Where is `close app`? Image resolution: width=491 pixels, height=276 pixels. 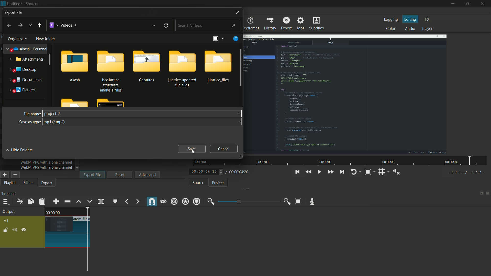 close app is located at coordinates (484, 4).